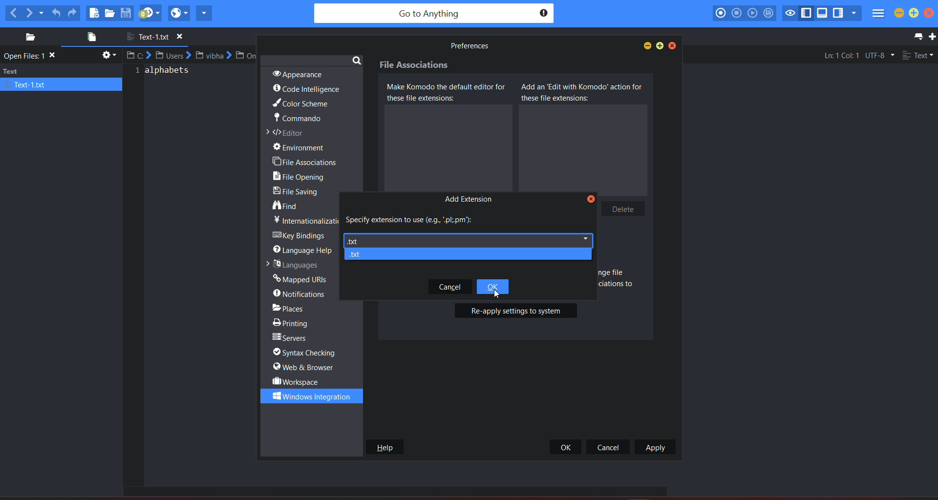 This screenshot has height=500, width=938. I want to click on web & browser, so click(305, 367).